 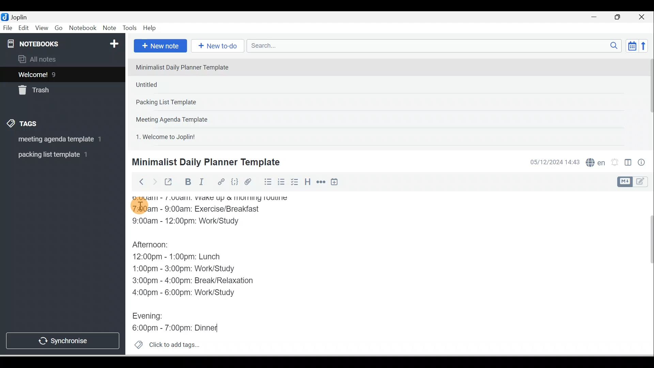 I want to click on 9:00am - 12:00pm: Work/Study, so click(x=193, y=222).